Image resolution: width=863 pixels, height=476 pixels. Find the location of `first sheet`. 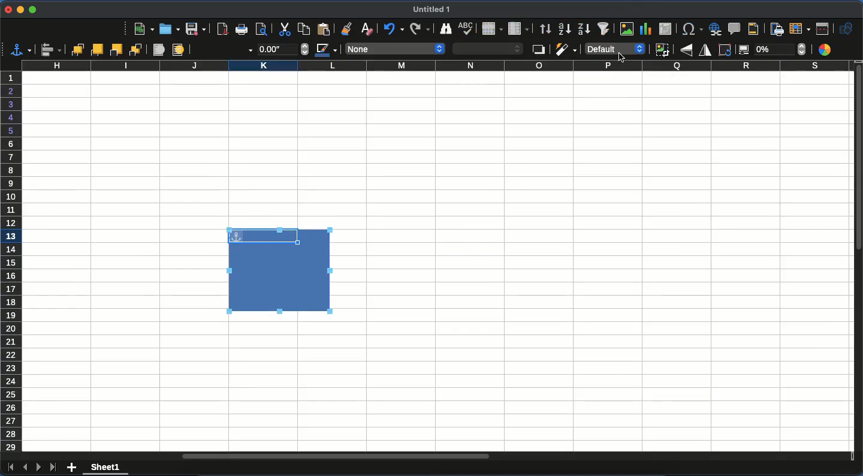

first sheet is located at coordinates (10, 469).